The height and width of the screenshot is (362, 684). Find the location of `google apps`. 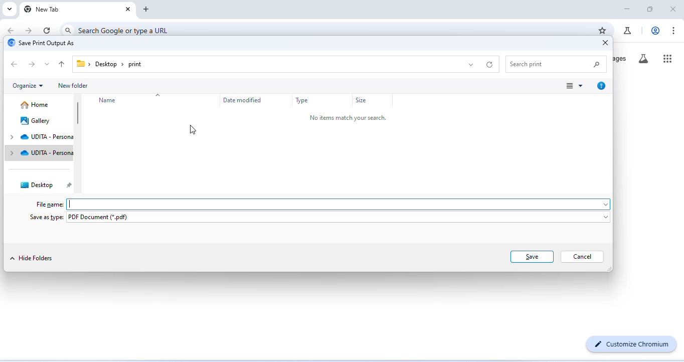

google apps is located at coordinates (668, 58).